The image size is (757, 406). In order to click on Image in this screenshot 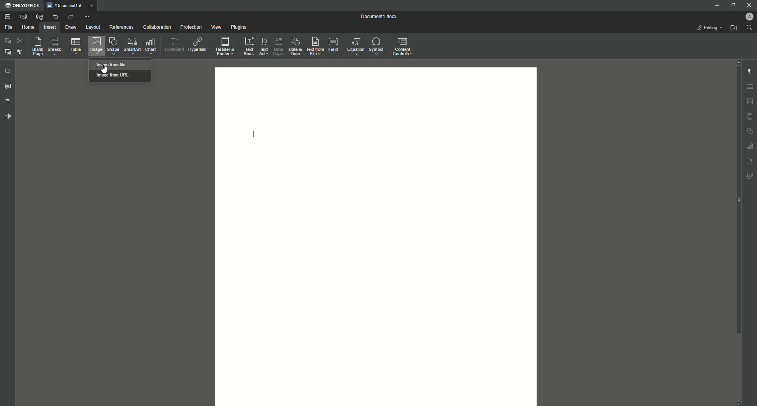, I will do `click(95, 47)`.